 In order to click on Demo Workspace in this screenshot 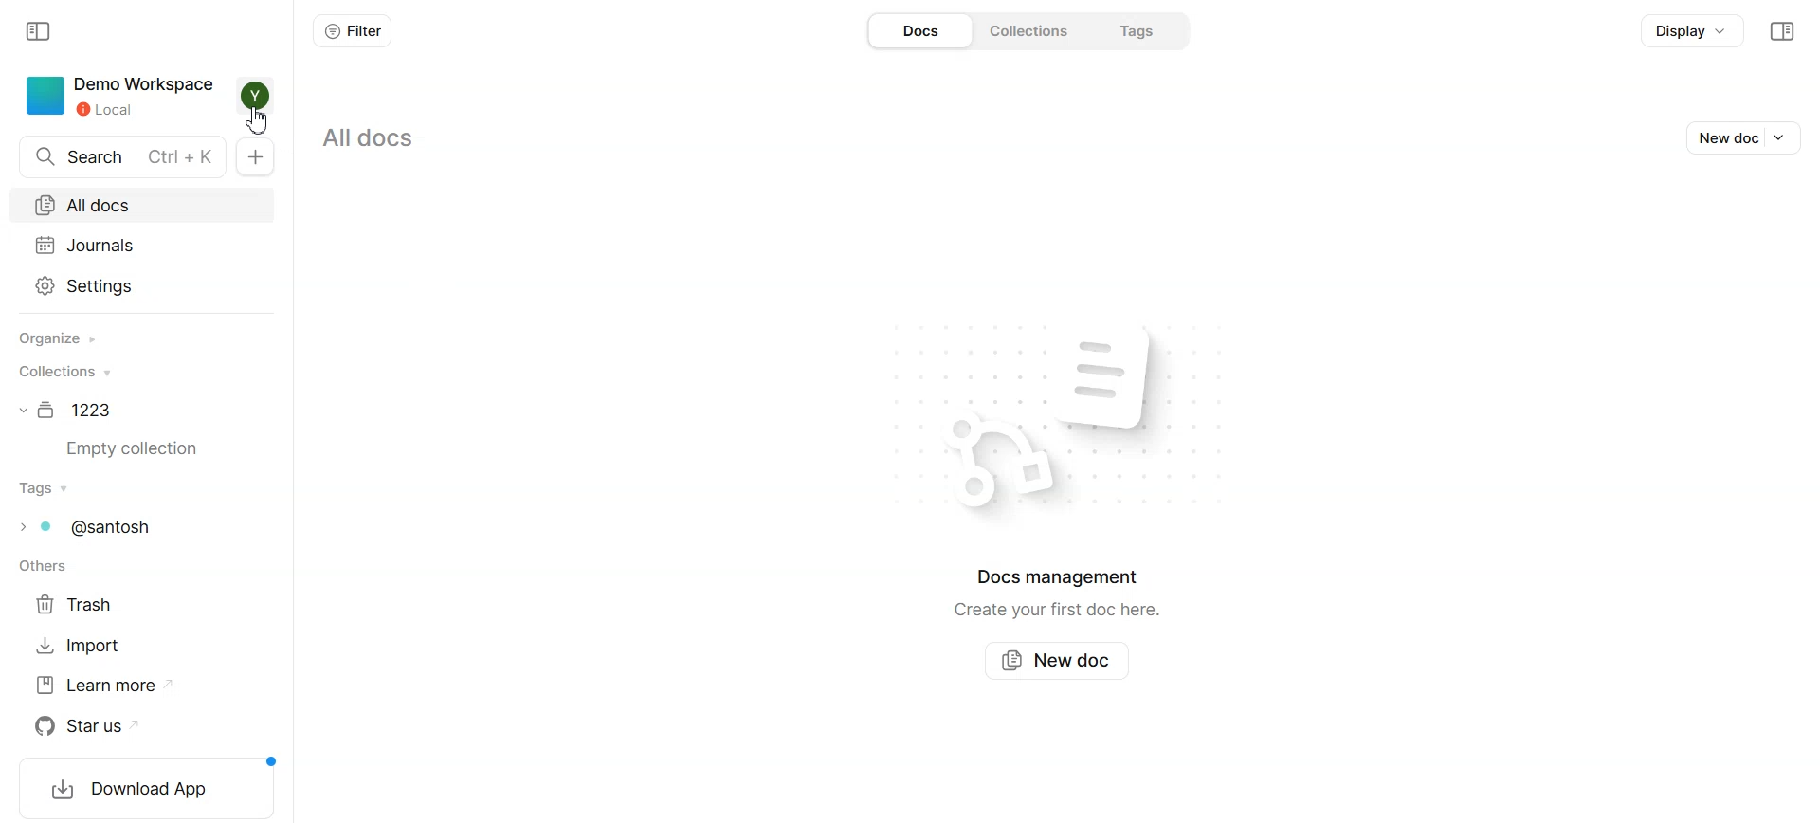, I will do `click(120, 97)`.